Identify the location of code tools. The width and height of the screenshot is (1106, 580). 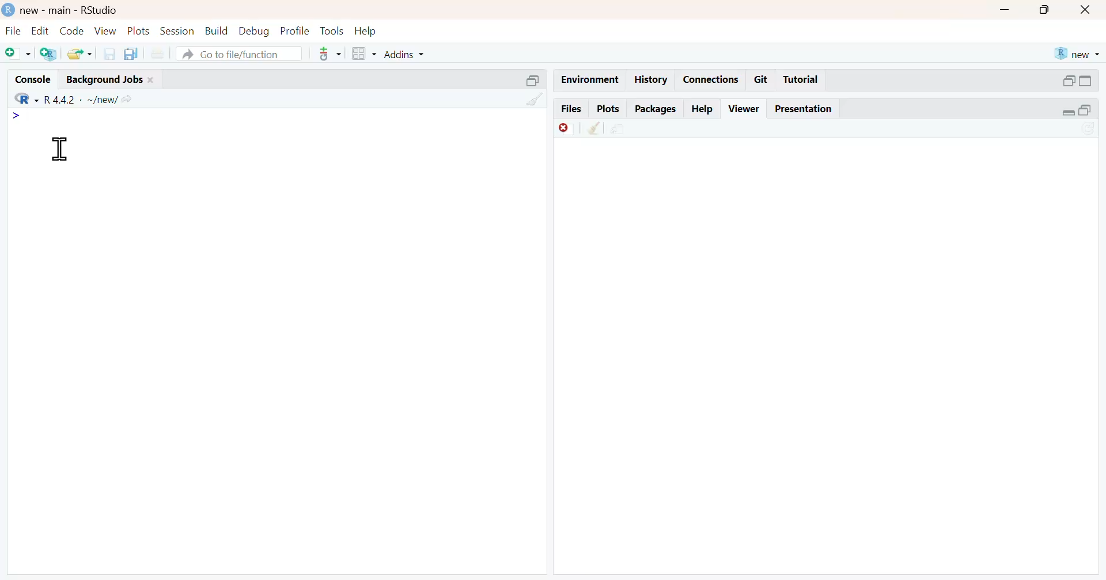
(329, 54).